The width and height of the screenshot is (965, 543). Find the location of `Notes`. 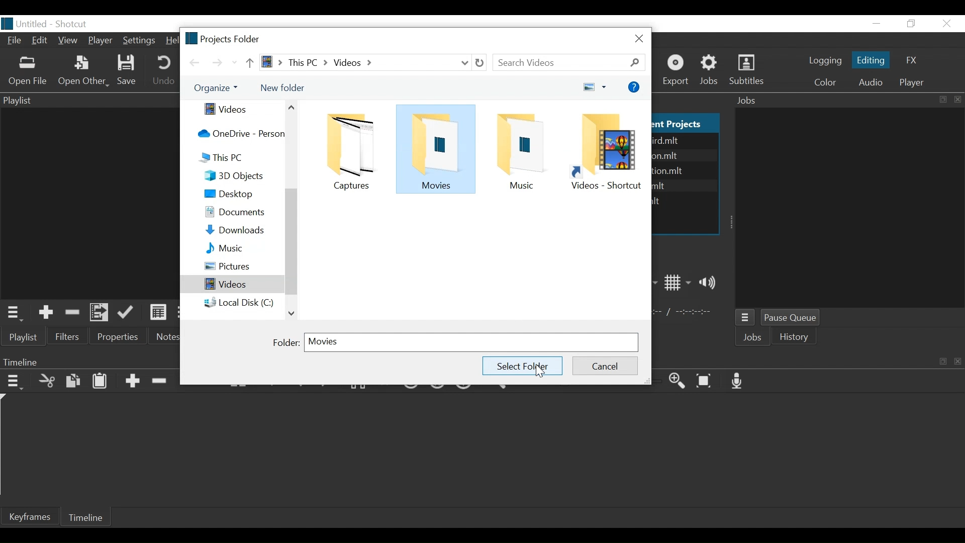

Notes is located at coordinates (163, 336).